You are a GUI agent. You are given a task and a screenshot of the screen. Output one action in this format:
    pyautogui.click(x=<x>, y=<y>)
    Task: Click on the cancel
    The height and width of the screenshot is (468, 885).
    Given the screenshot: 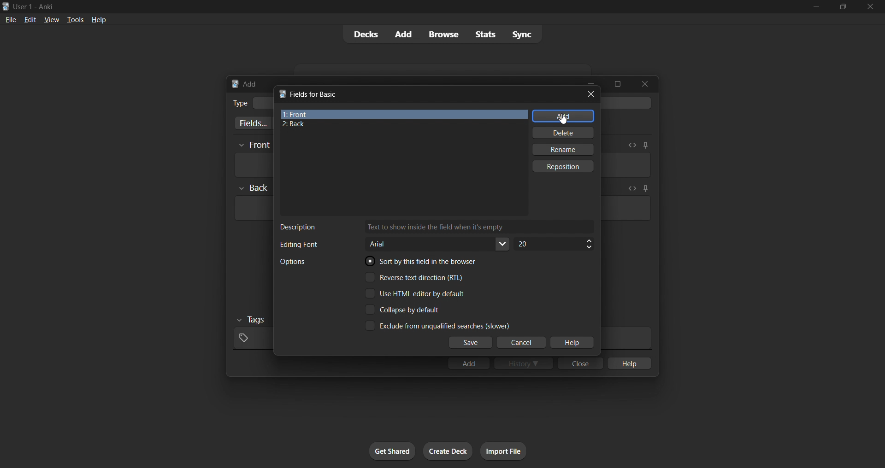 What is the action you would take?
    pyautogui.click(x=522, y=343)
    